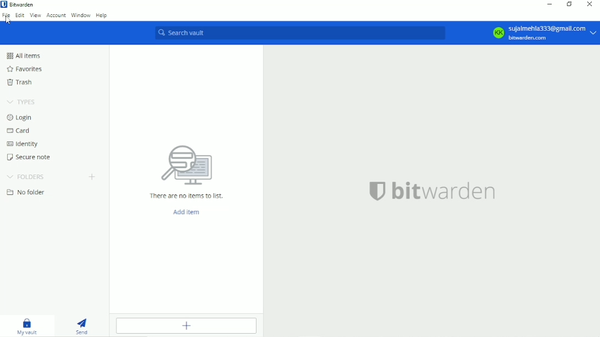  What do you see at coordinates (84, 325) in the screenshot?
I see `Send` at bounding box center [84, 325].